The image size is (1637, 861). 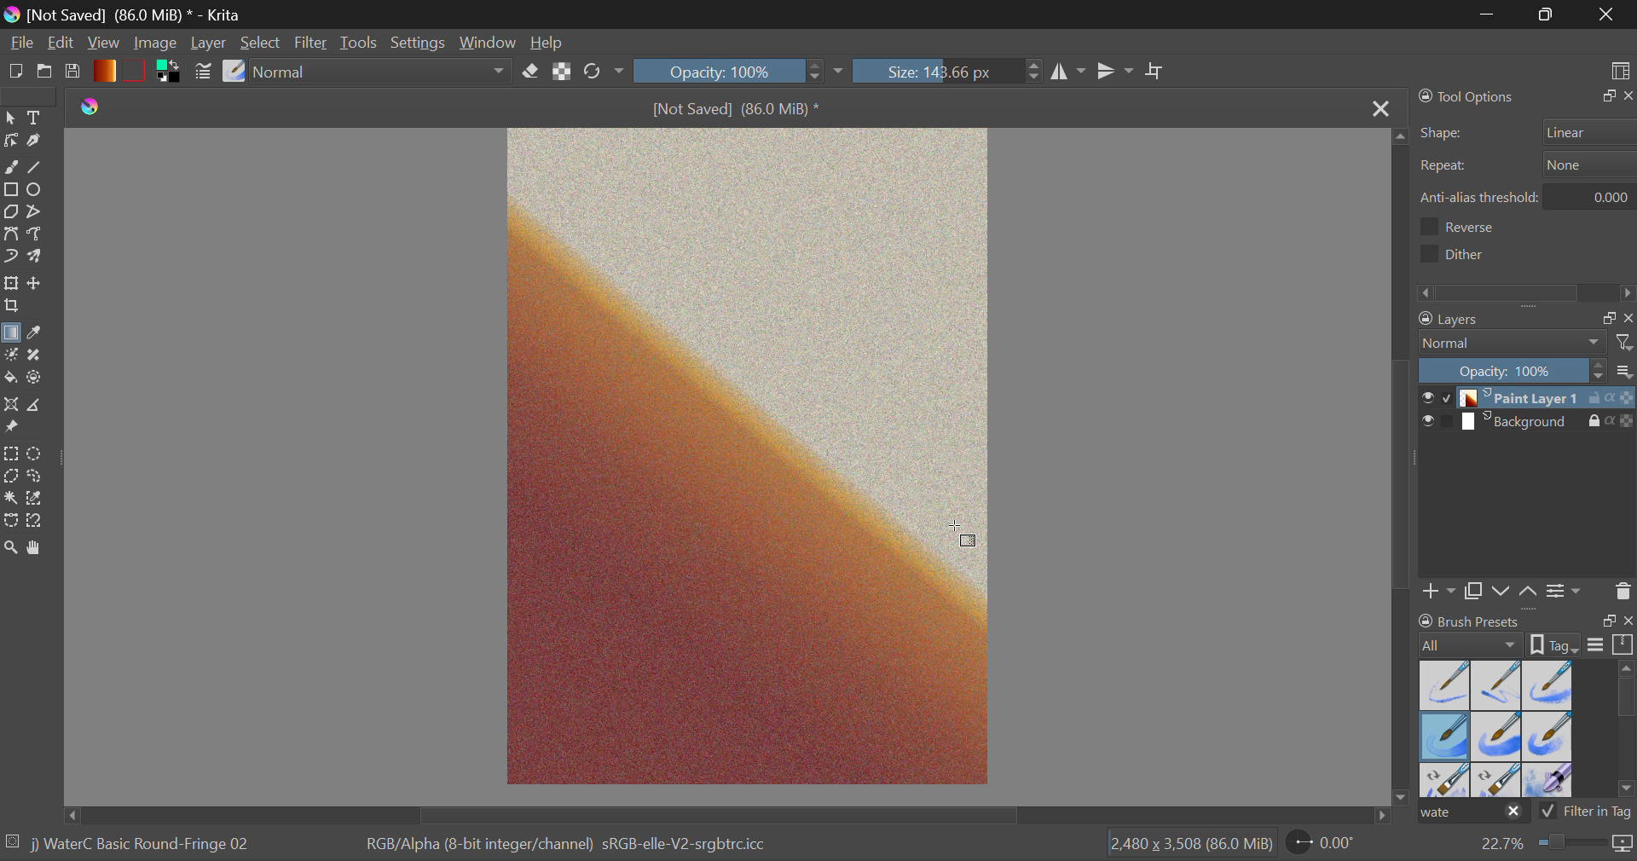 I want to click on Freehand, so click(x=12, y=167).